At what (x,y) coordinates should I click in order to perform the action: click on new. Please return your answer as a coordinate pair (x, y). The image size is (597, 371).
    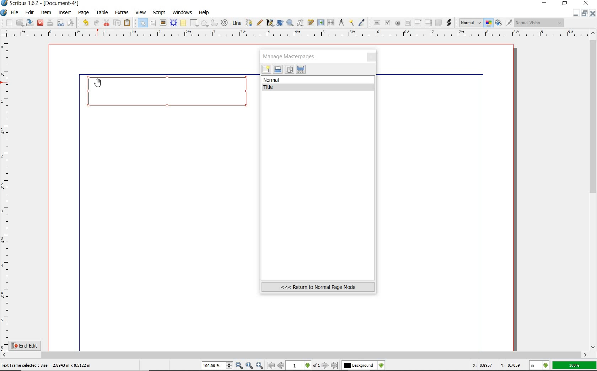
    Looking at the image, I should click on (7, 23).